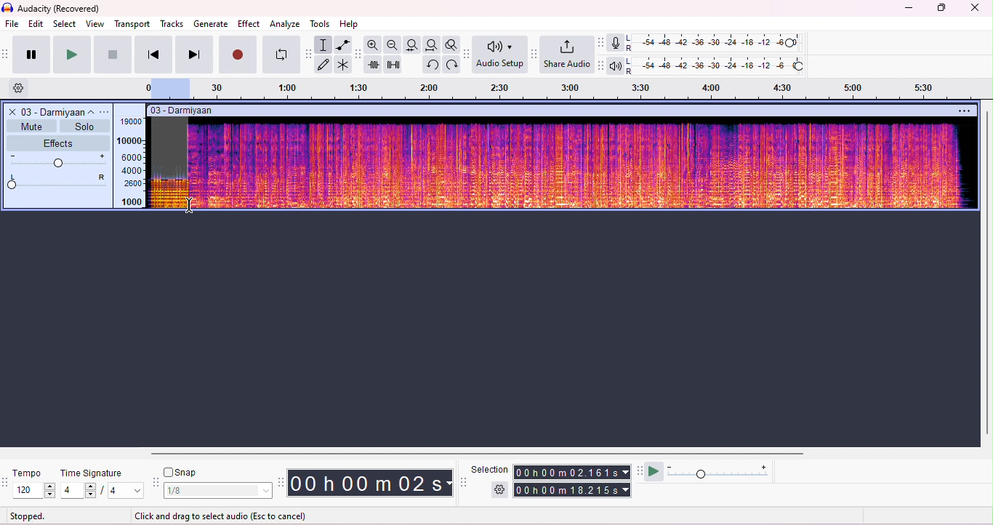 The width and height of the screenshot is (993, 525). I want to click on edit toolbar, so click(358, 54).